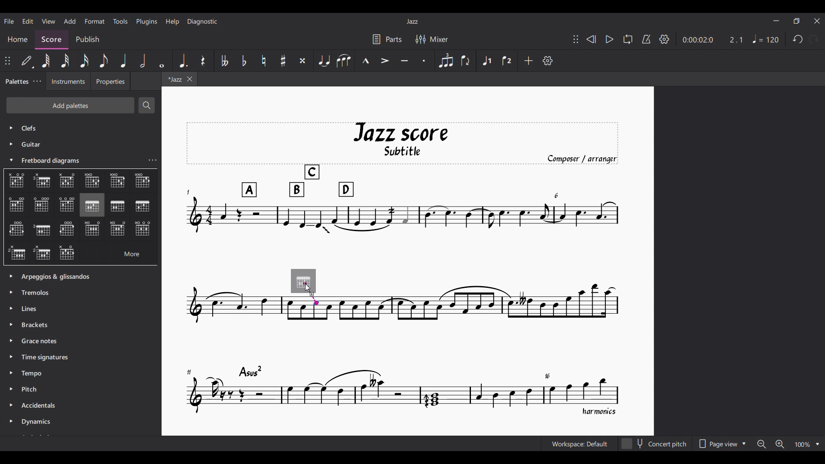 The width and height of the screenshot is (825, 464). Describe the element at coordinates (118, 229) in the screenshot. I see `Chart 16` at that location.